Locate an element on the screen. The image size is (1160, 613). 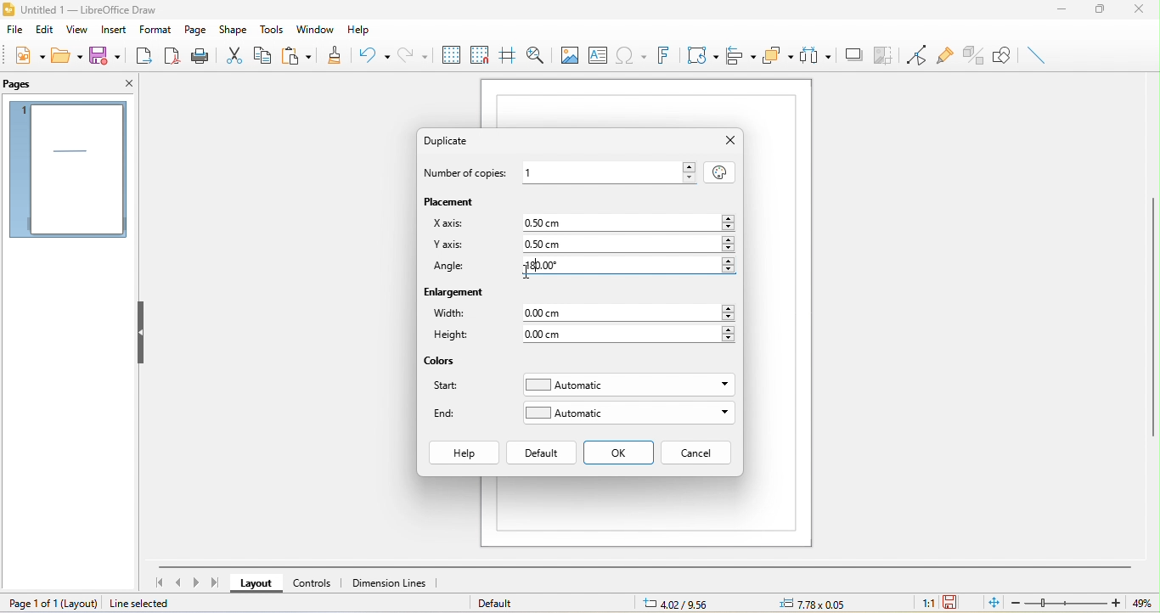
export is located at coordinates (146, 58).